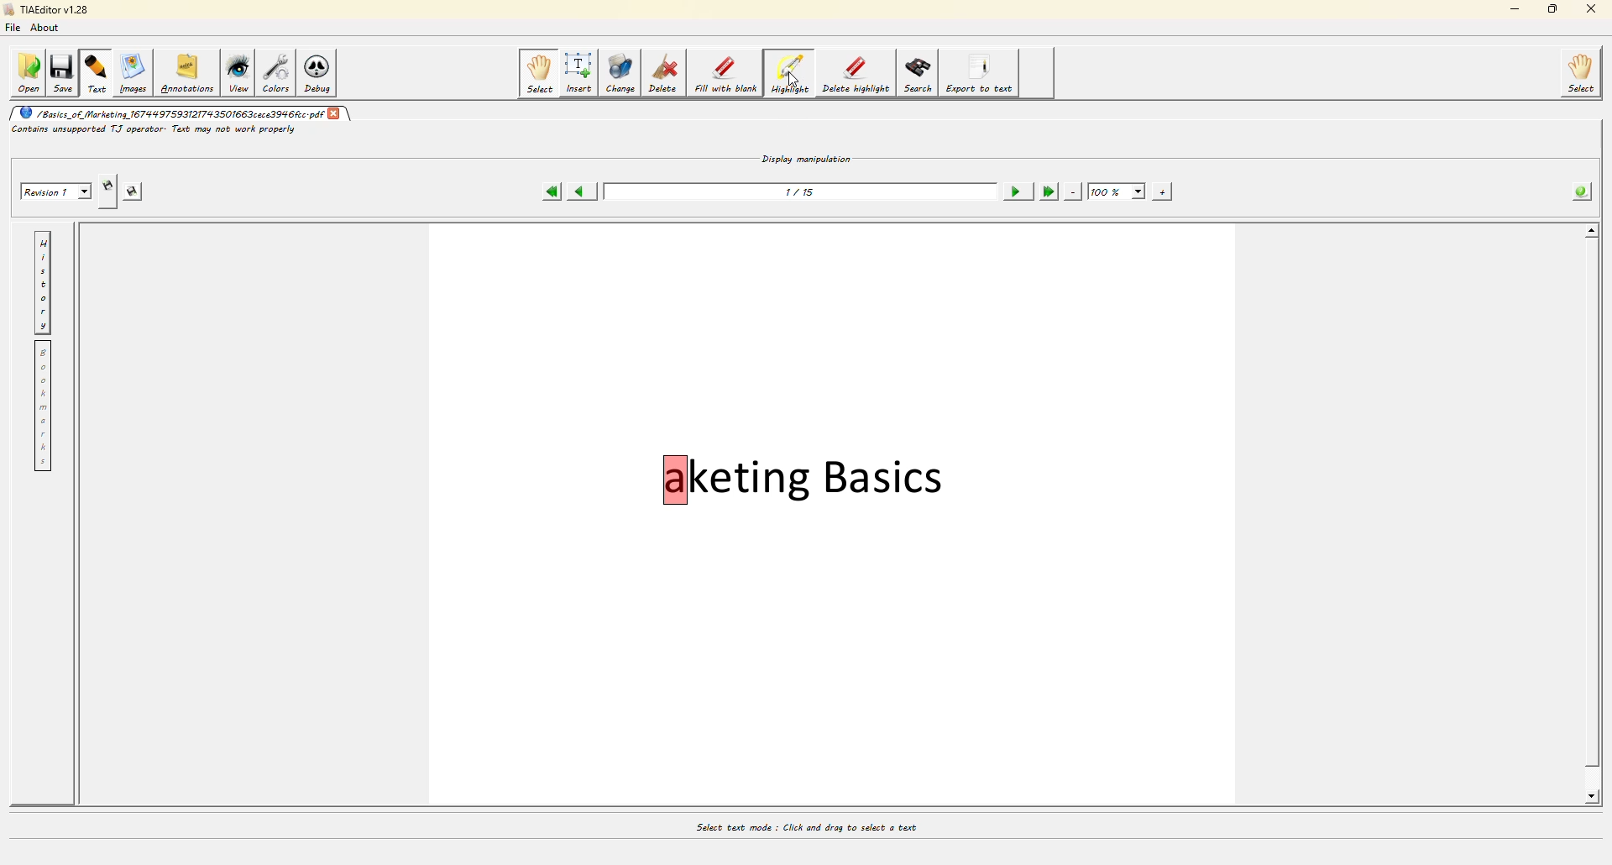 The height and width of the screenshot is (865, 1612). Describe the element at coordinates (1013, 191) in the screenshot. I see `next page` at that location.